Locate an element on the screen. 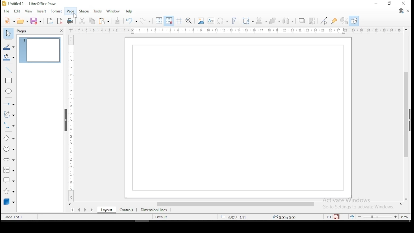  -6.92/-1.51 is located at coordinates (236, 217).